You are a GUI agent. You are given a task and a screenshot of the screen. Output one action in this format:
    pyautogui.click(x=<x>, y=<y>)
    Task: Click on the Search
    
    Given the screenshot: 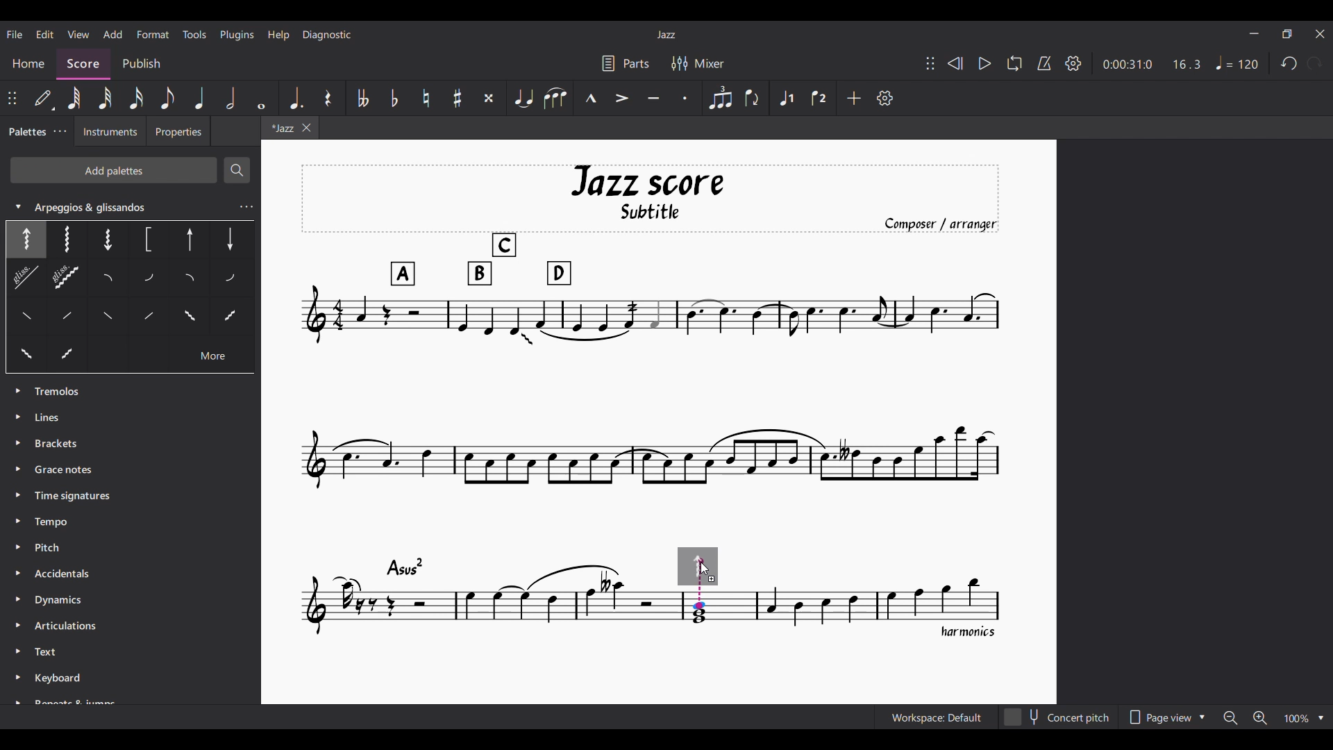 What is the action you would take?
    pyautogui.click(x=237, y=170)
    